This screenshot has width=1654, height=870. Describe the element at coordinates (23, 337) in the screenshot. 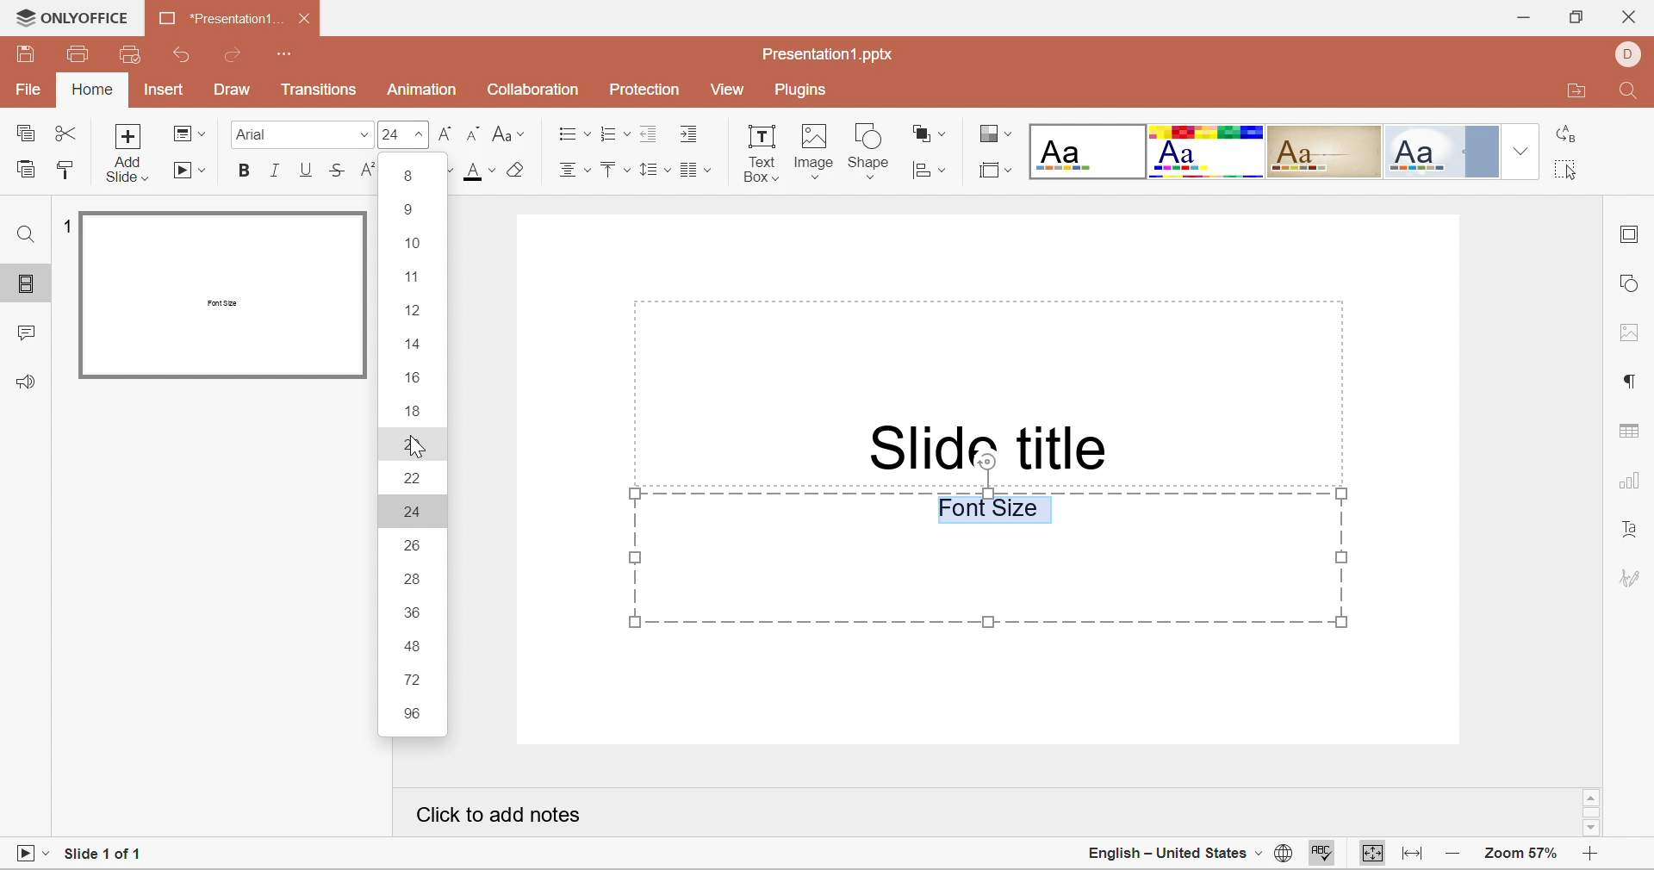

I see `Comments` at that location.